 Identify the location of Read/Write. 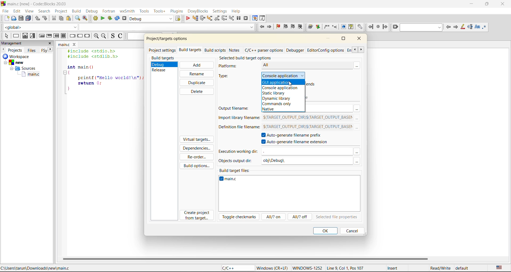
(440, 267).